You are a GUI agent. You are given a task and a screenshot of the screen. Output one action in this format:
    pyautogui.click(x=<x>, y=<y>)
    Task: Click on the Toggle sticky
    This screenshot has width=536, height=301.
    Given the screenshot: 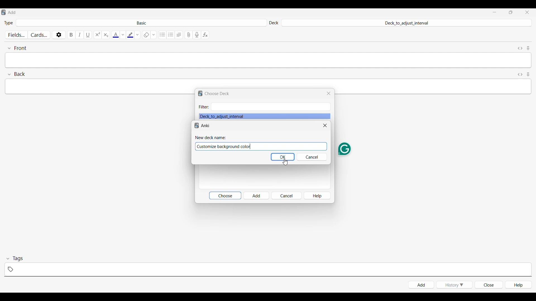 What is the action you would take?
    pyautogui.click(x=528, y=75)
    